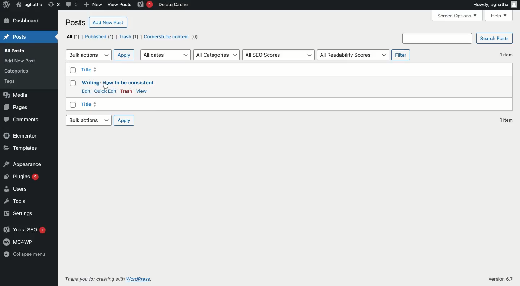  I want to click on All SEO scores, so click(278, 55).